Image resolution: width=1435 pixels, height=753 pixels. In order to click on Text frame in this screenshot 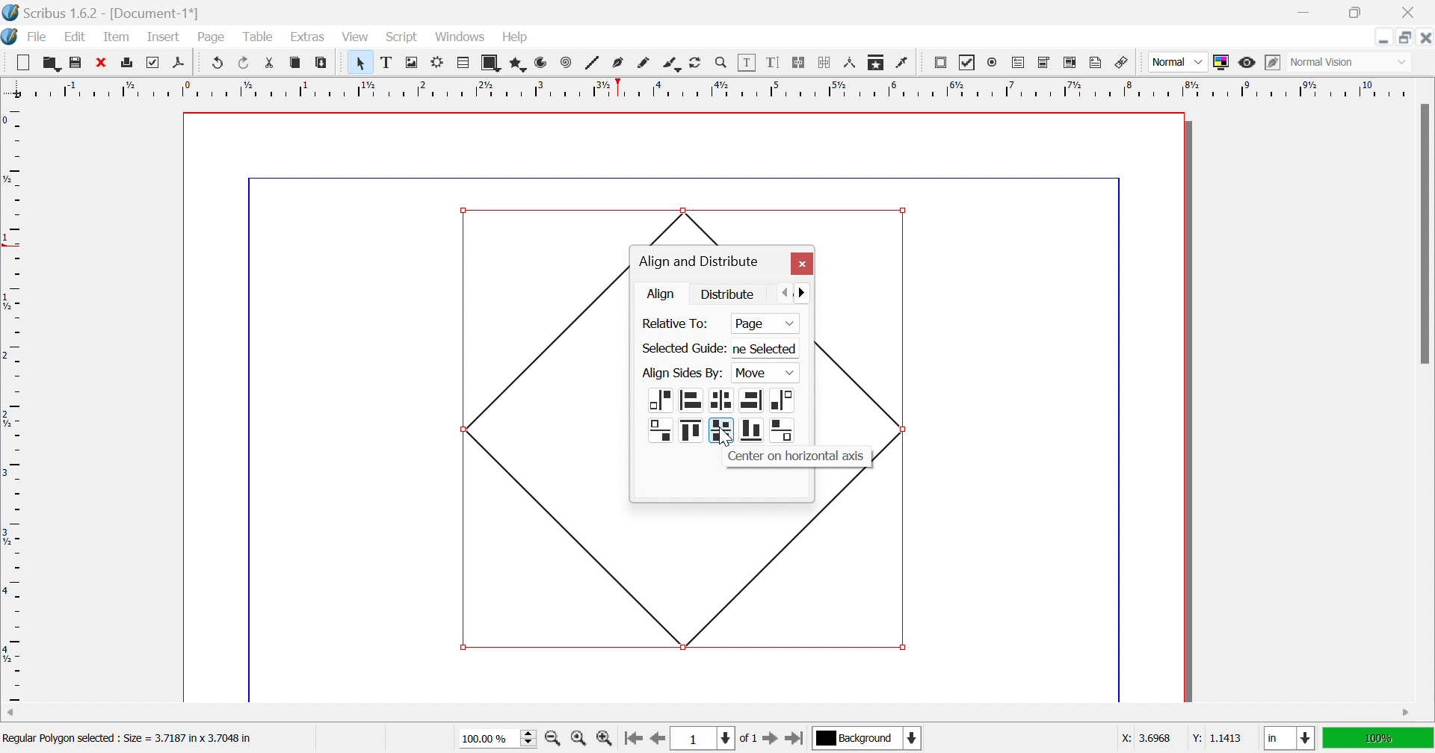, I will do `click(389, 62)`.